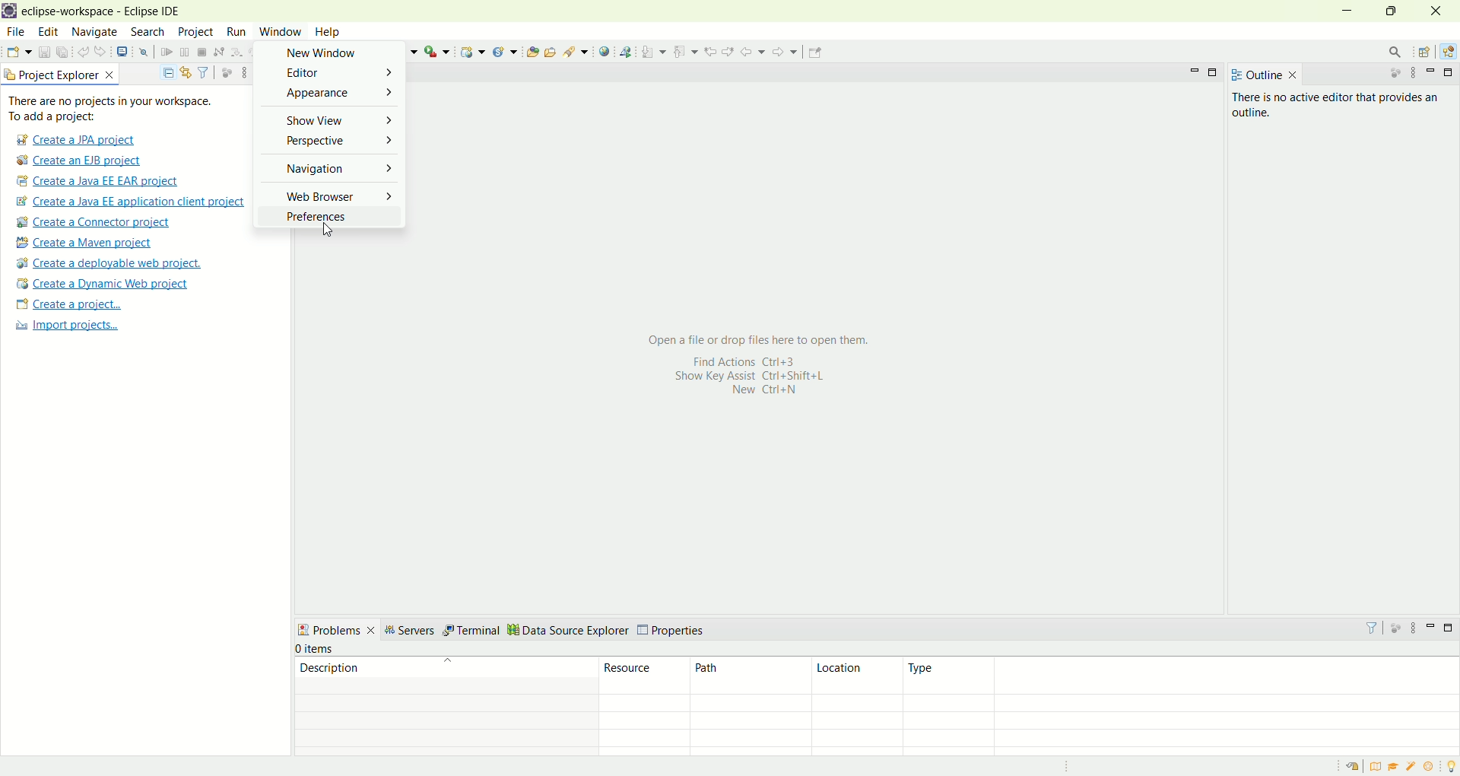  Describe the element at coordinates (1433, 72) in the screenshot. I see `minimize` at that location.